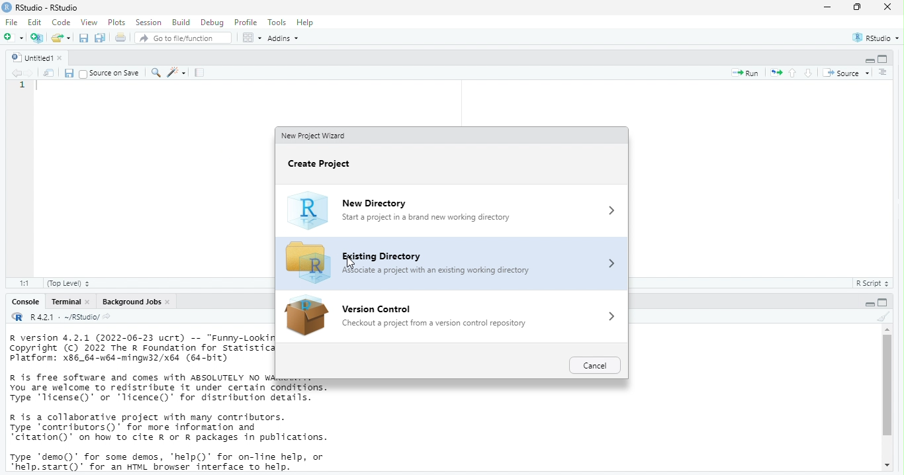  Describe the element at coordinates (109, 73) in the screenshot. I see `source on save` at that location.